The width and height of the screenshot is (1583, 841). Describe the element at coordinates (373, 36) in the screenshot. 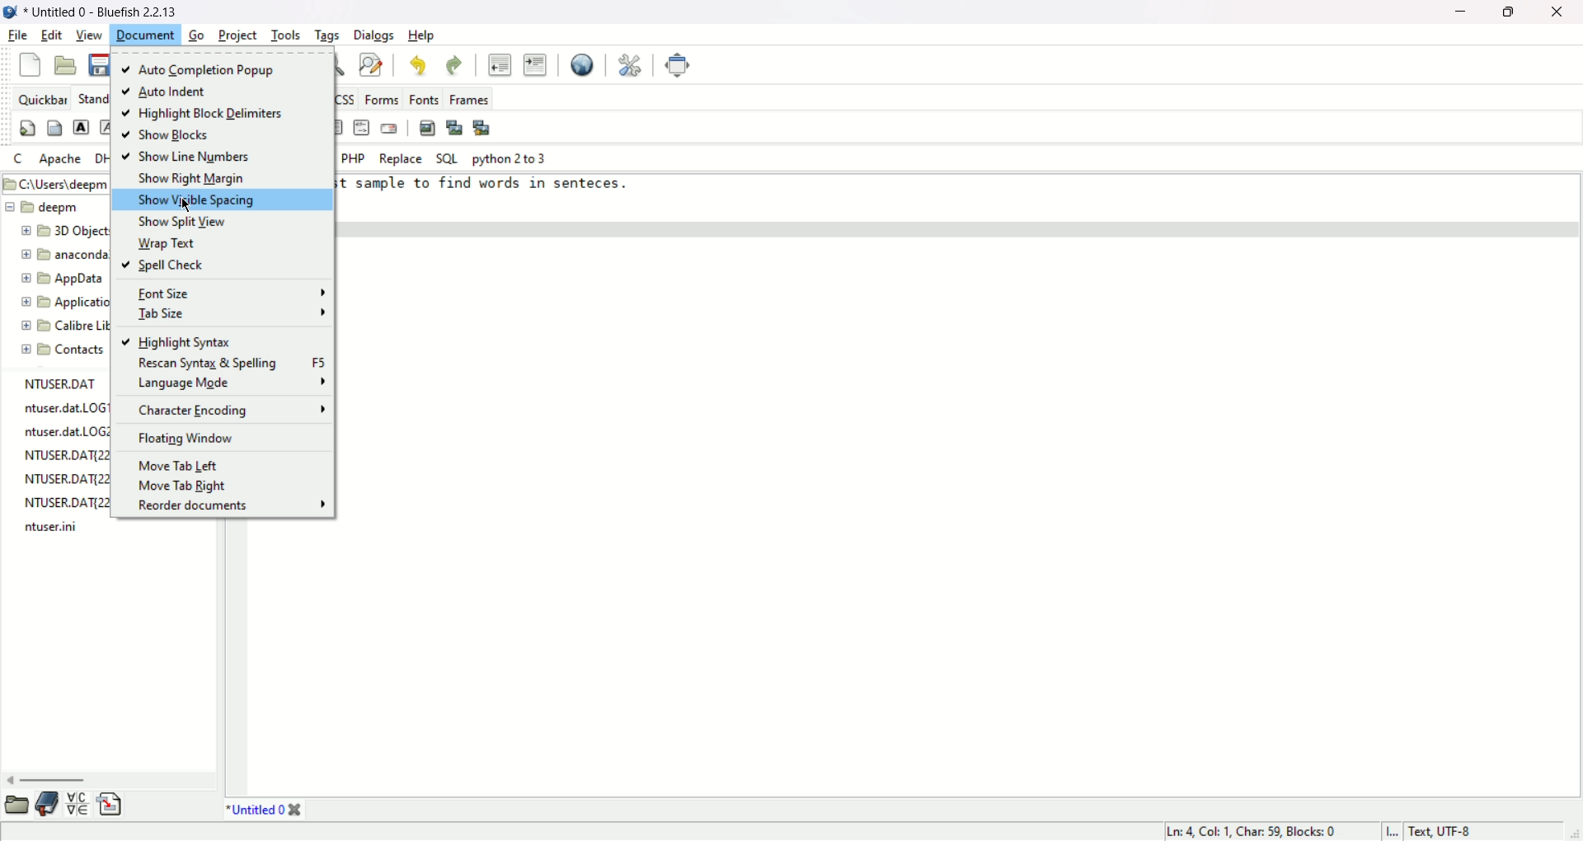

I see `dialogs` at that location.